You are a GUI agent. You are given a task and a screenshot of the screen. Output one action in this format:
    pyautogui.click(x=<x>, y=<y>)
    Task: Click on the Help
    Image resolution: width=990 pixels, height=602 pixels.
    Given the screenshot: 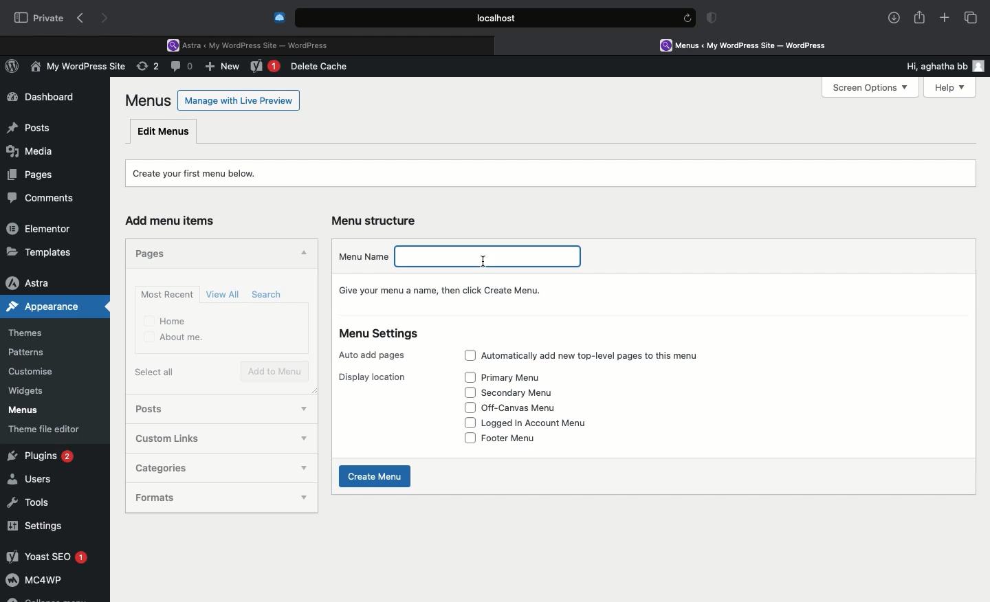 What is the action you would take?
    pyautogui.click(x=944, y=87)
    